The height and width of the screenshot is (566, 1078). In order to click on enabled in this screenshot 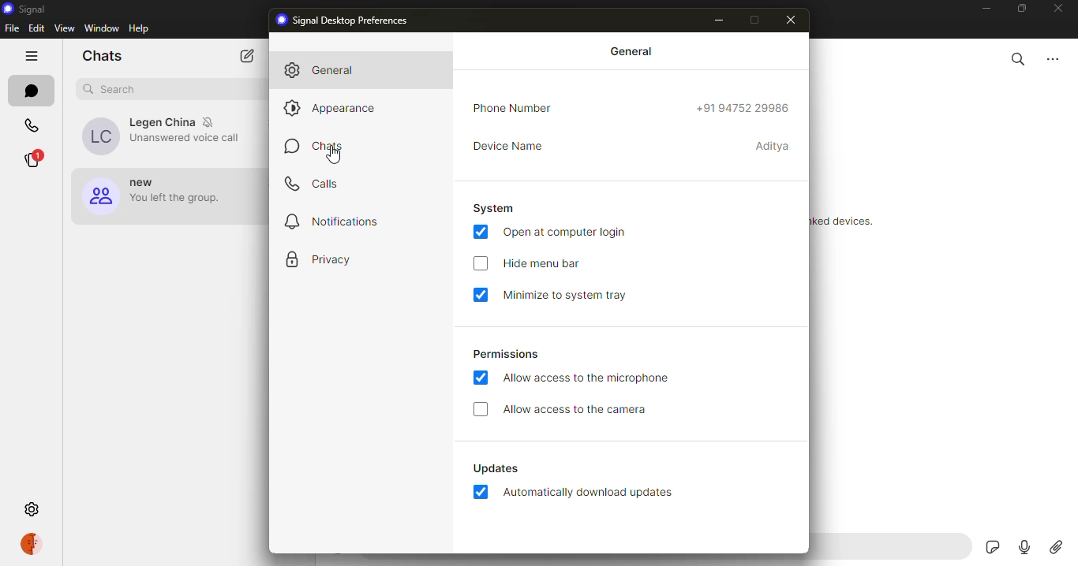, I will do `click(478, 294)`.